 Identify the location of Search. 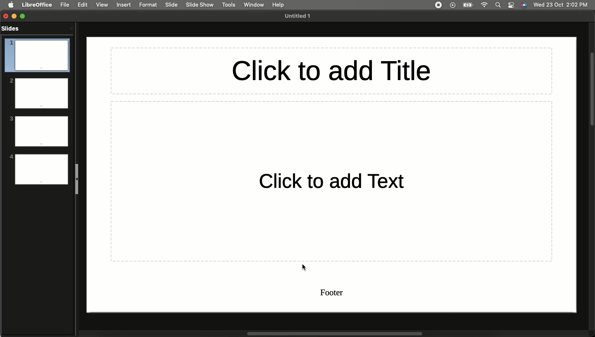
(498, 5).